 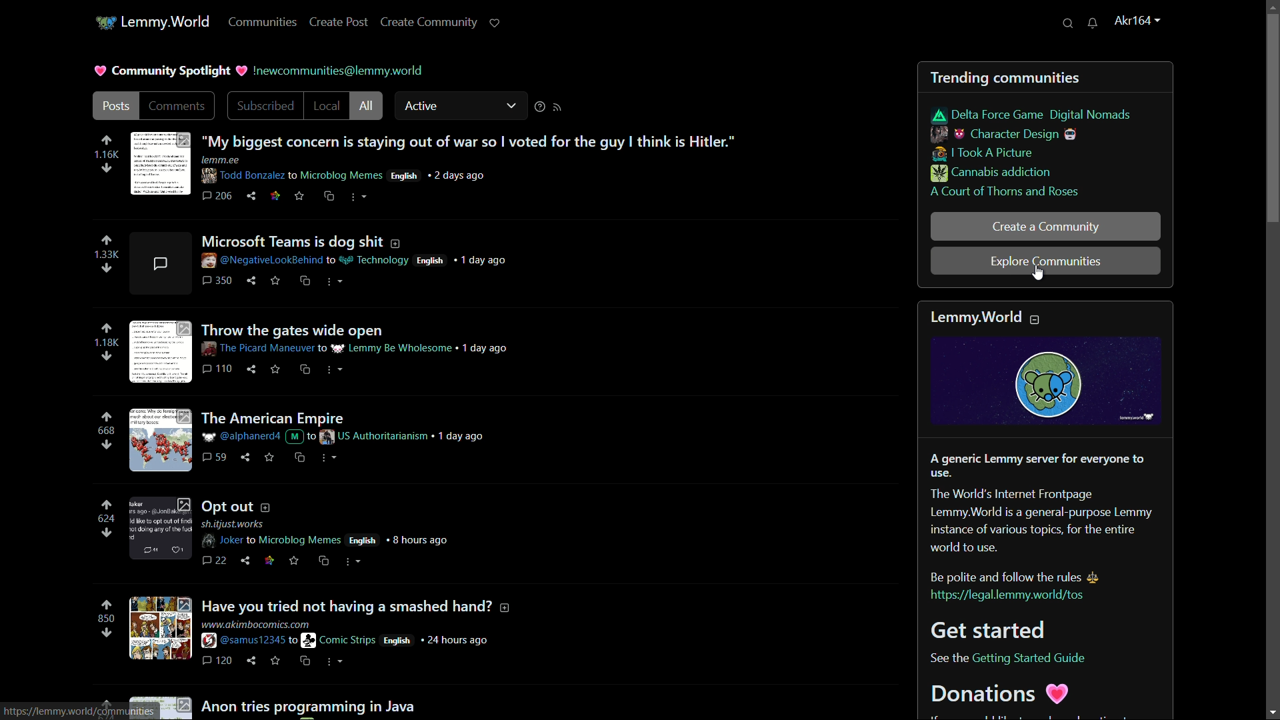 I want to click on a court of thorns and roses, so click(x=1005, y=193).